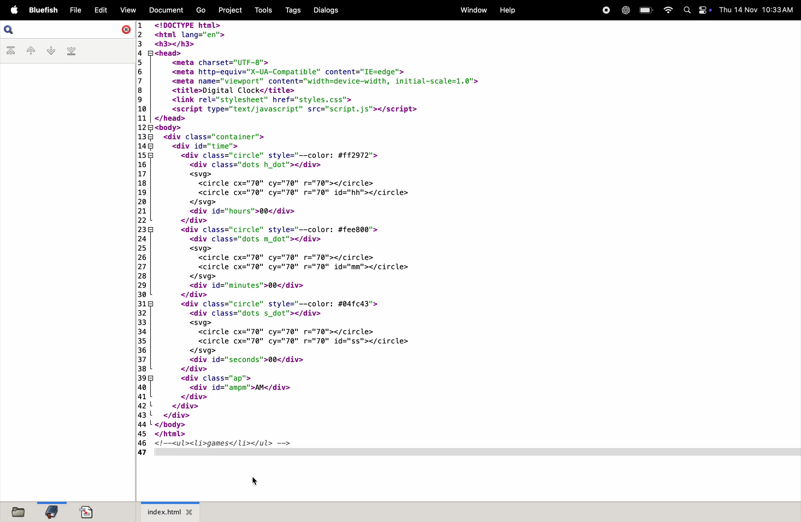 The width and height of the screenshot is (801, 522). Describe the element at coordinates (201, 10) in the screenshot. I see `Go` at that location.